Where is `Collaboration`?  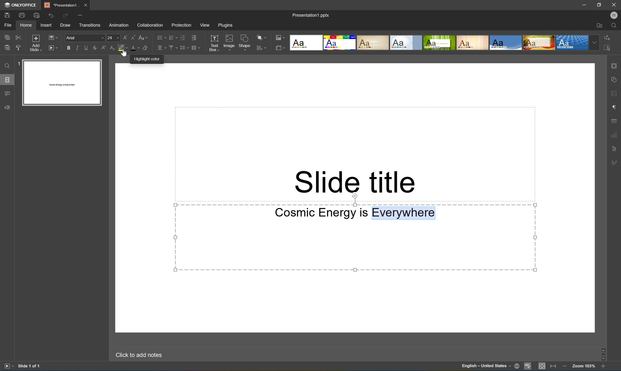
Collaboration is located at coordinates (150, 24).